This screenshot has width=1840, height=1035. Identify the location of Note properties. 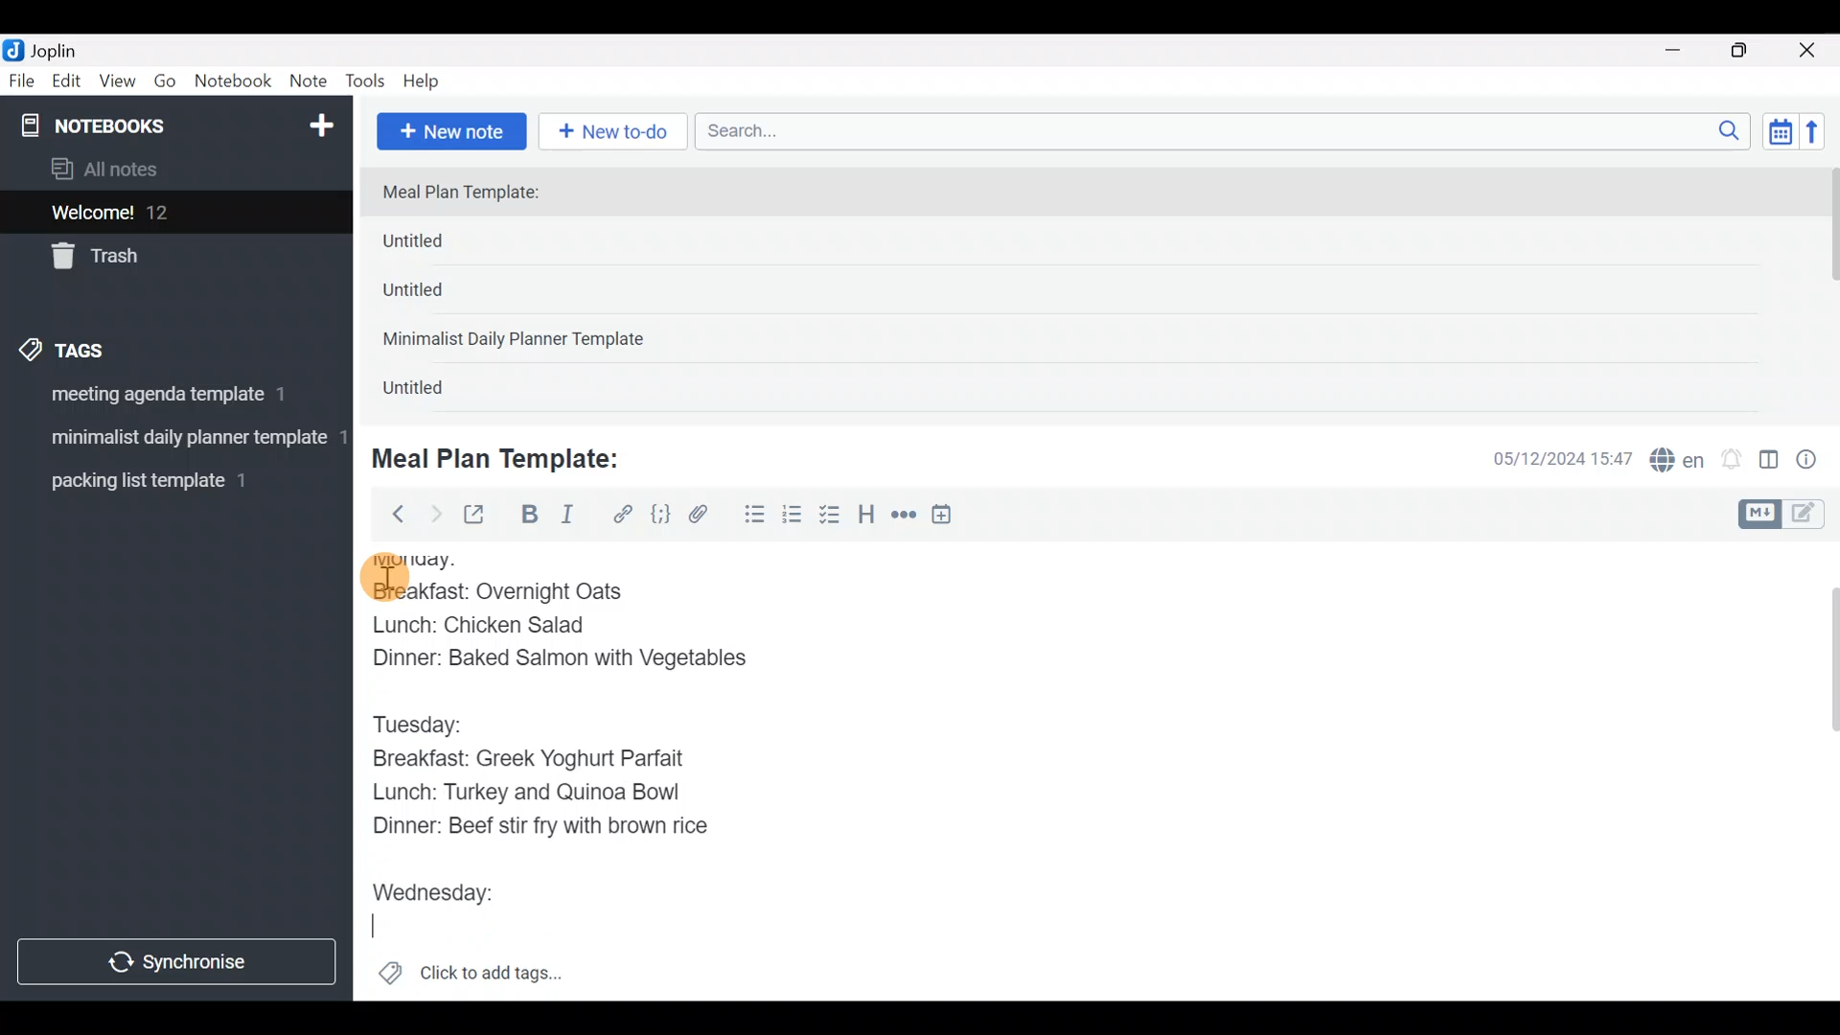
(1815, 461).